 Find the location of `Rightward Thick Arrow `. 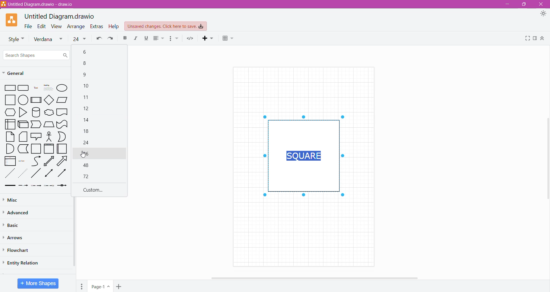

Rightward Thick Arrow  is located at coordinates (62, 173).